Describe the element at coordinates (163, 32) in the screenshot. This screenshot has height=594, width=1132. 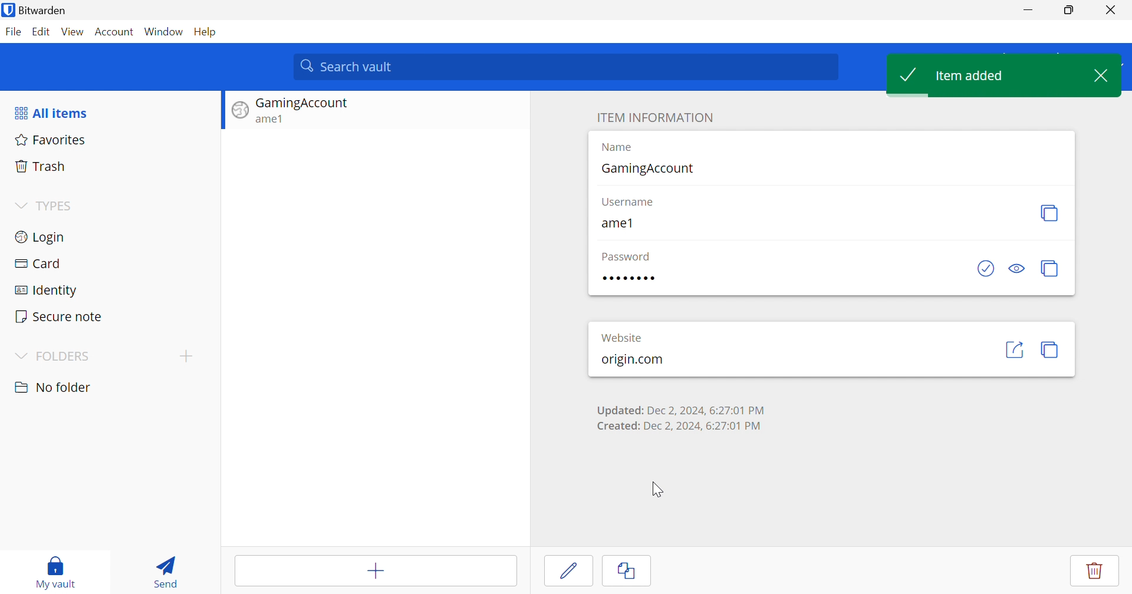
I see `Window` at that location.